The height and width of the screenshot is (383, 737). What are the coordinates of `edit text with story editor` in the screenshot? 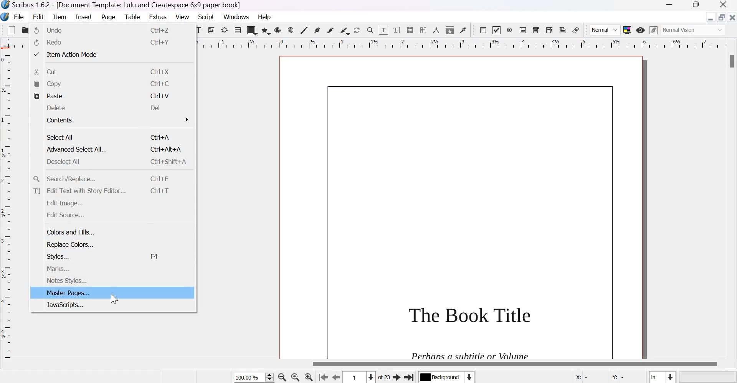 It's located at (110, 191).